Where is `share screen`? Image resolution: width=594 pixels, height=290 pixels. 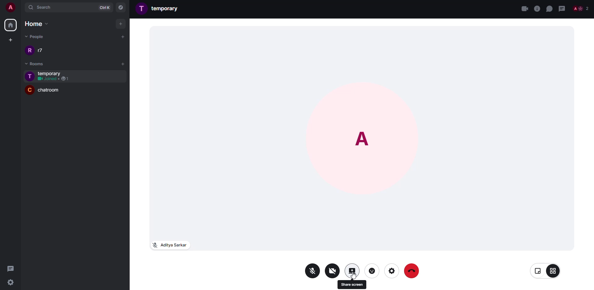 share screen is located at coordinates (352, 284).